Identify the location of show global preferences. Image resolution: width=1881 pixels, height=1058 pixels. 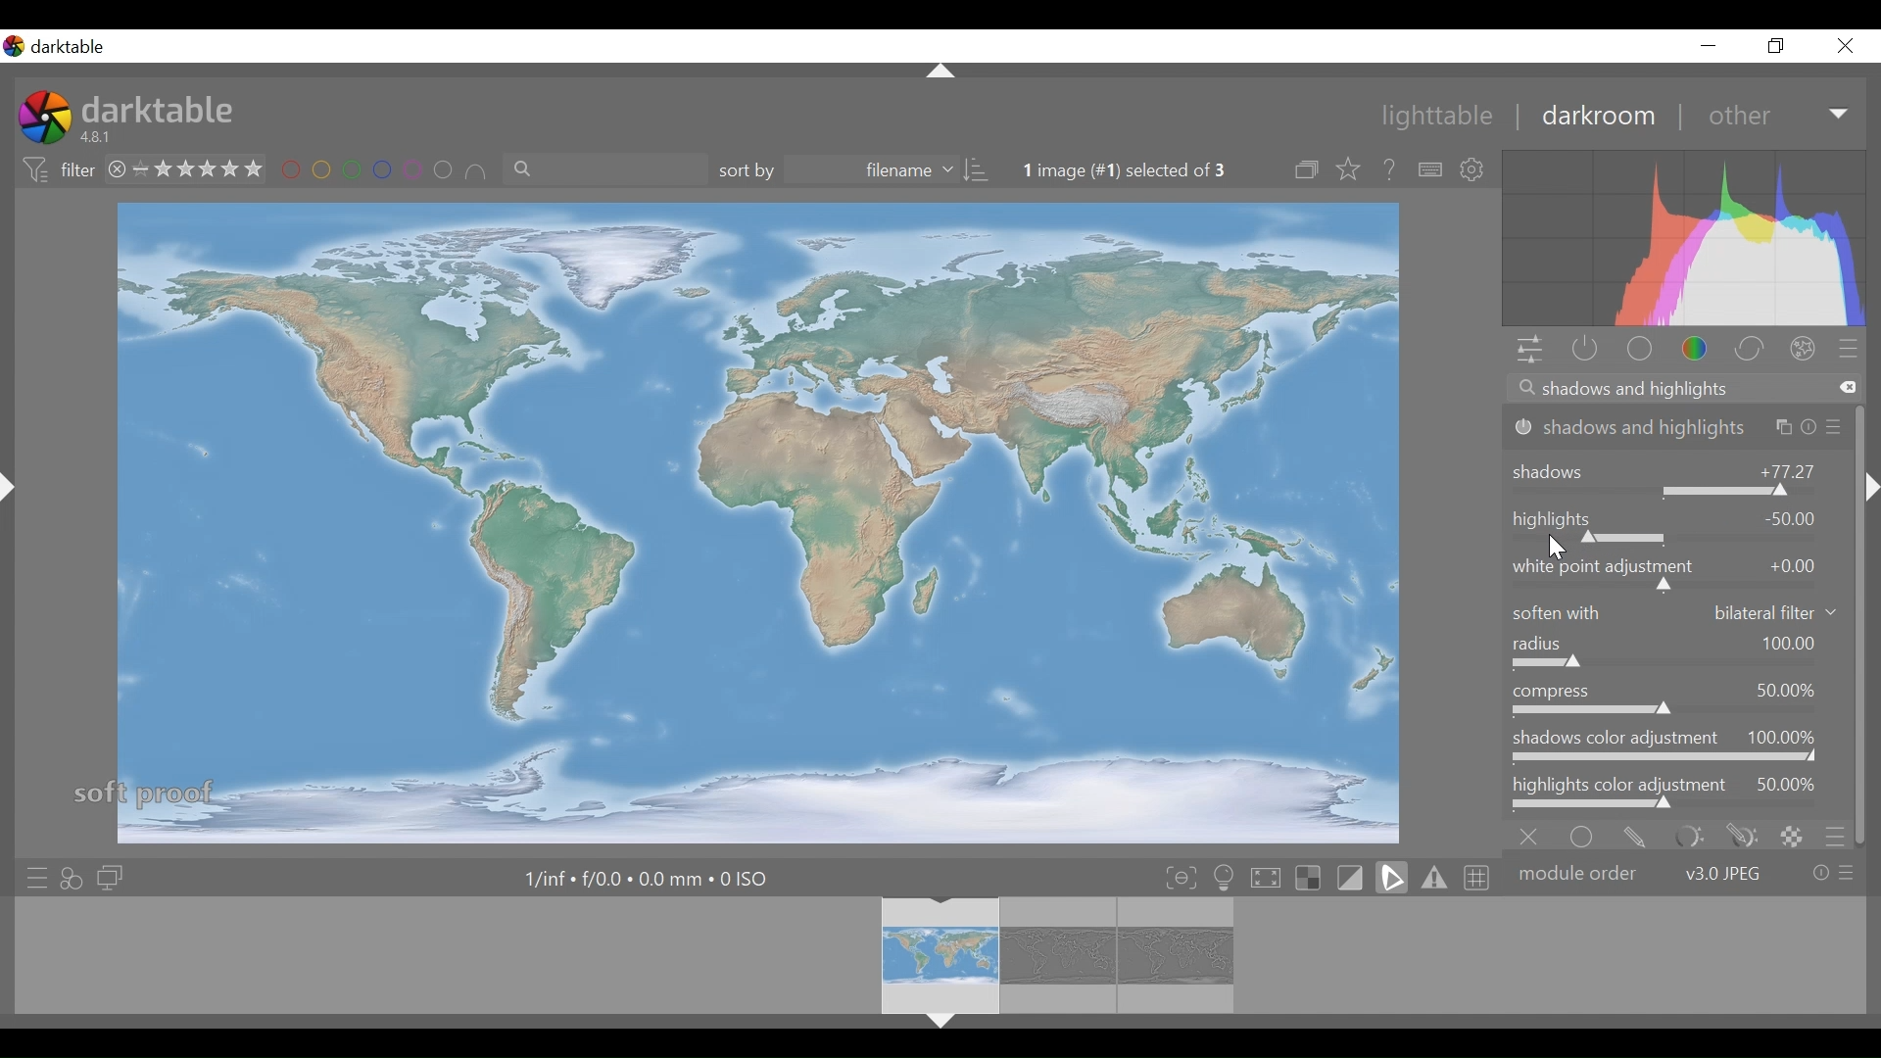
(1477, 169).